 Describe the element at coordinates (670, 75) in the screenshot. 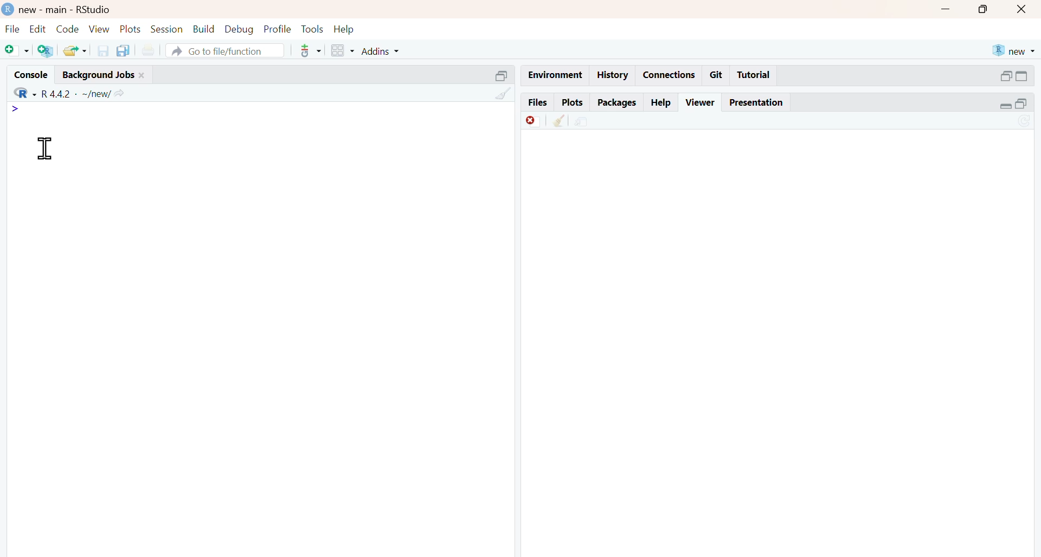

I see `connections` at that location.